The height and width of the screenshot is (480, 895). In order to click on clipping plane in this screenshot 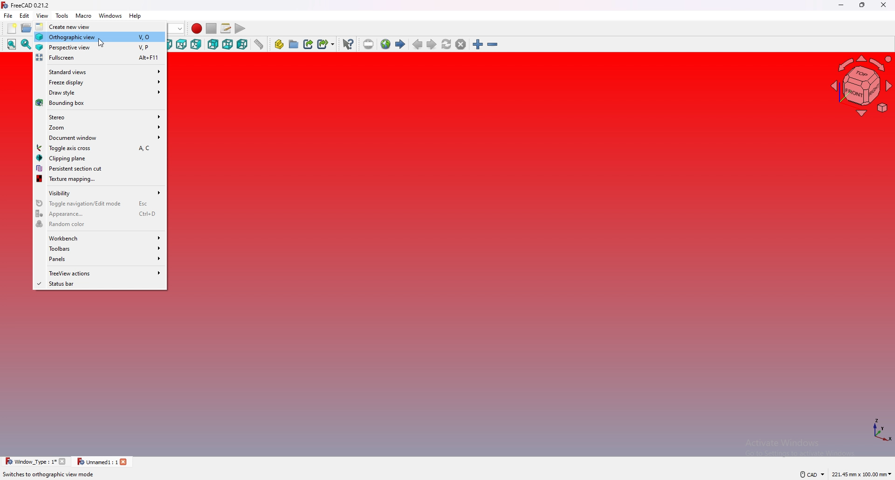, I will do `click(100, 158)`.